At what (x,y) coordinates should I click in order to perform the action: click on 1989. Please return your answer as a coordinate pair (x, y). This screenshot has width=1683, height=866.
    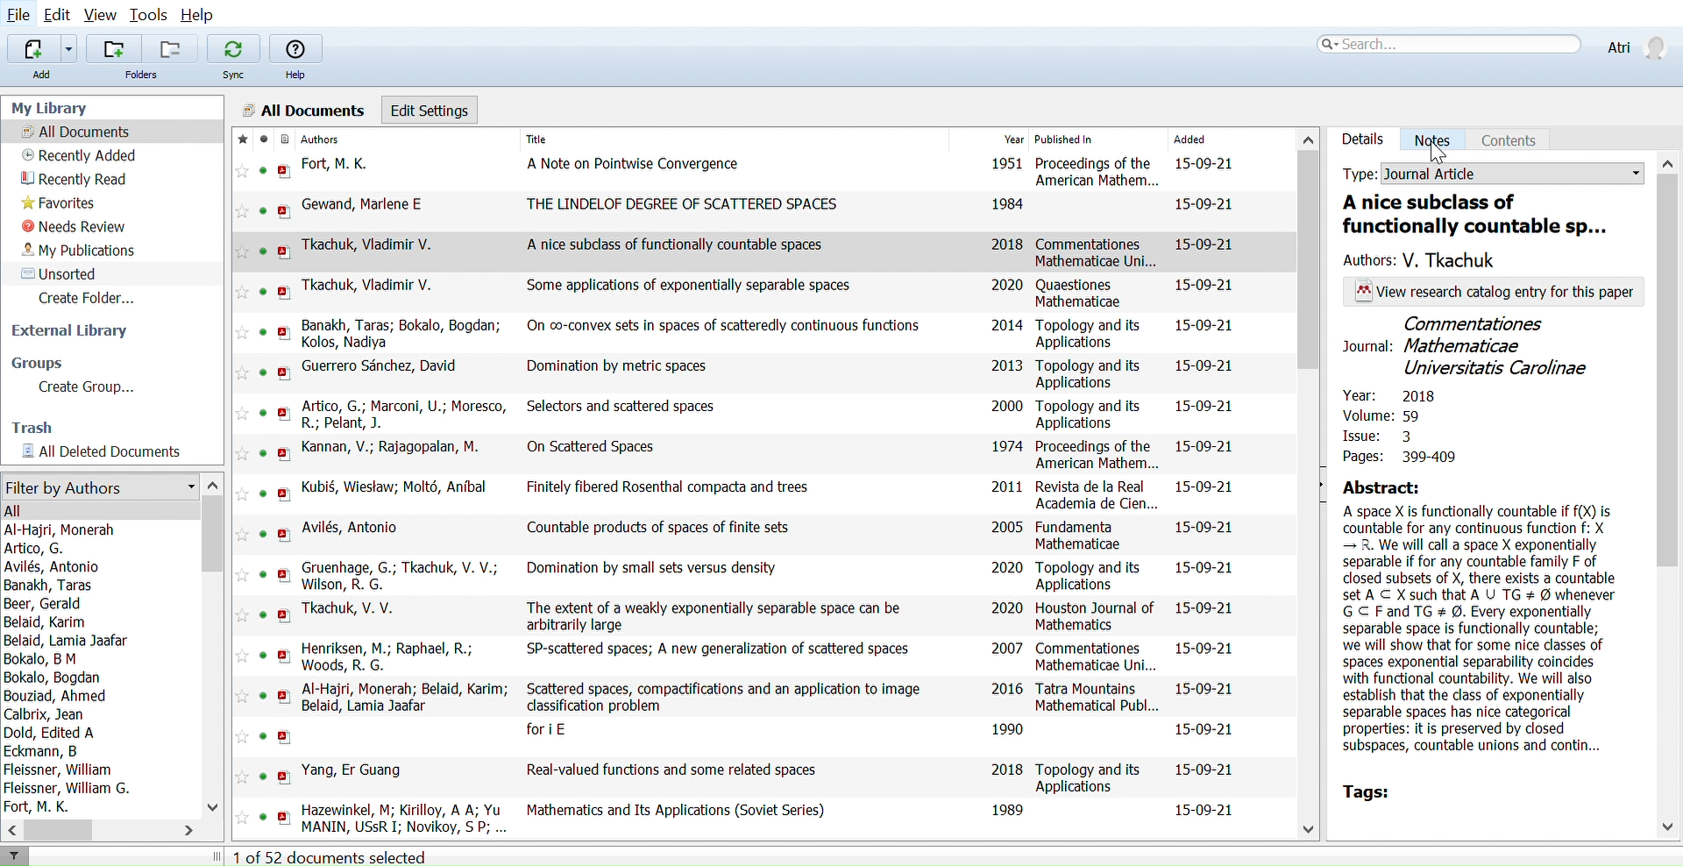
    Looking at the image, I should click on (1012, 811).